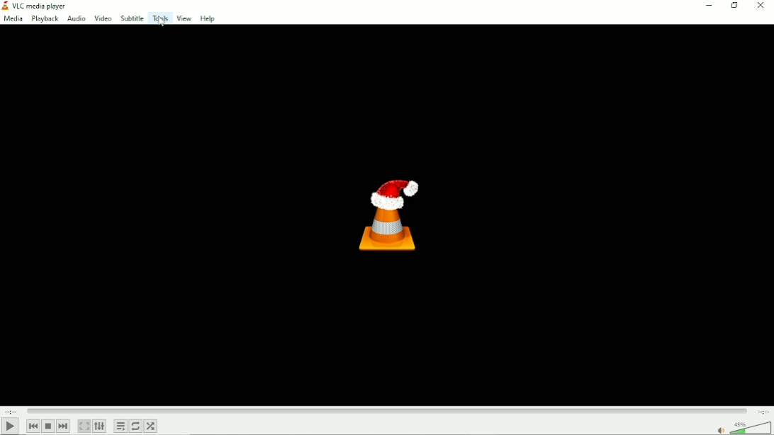 The width and height of the screenshot is (774, 435). Describe the element at coordinates (44, 19) in the screenshot. I see `Playback` at that location.